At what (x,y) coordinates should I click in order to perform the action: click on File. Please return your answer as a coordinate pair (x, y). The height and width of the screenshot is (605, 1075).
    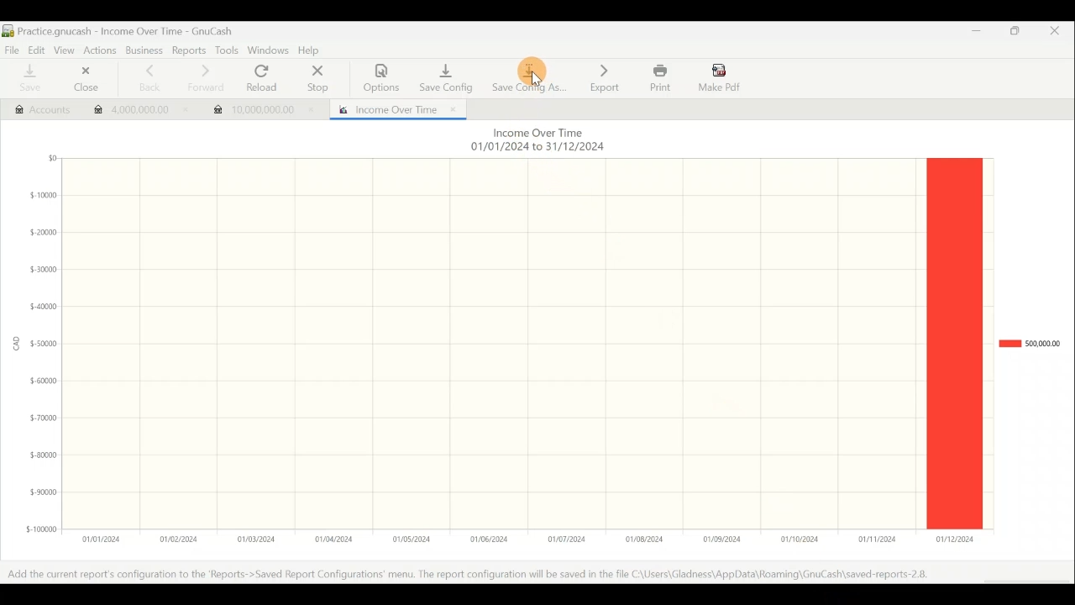
    Looking at the image, I should click on (12, 49).